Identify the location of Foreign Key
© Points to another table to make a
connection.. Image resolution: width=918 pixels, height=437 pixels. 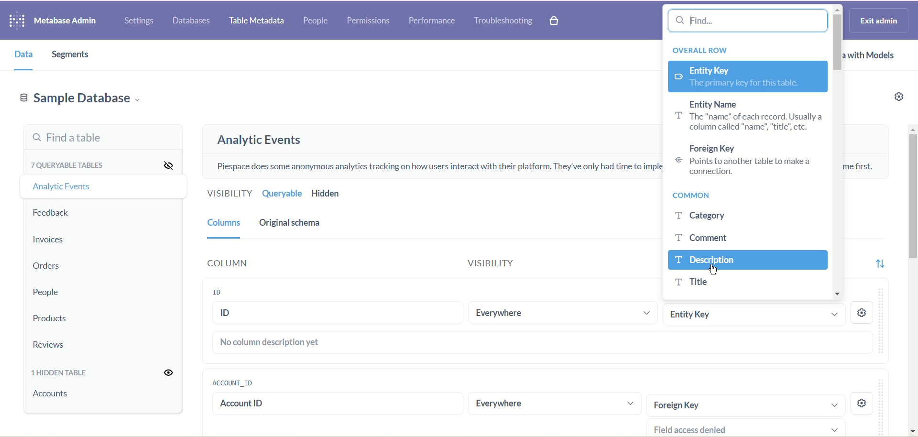
(740, 161).